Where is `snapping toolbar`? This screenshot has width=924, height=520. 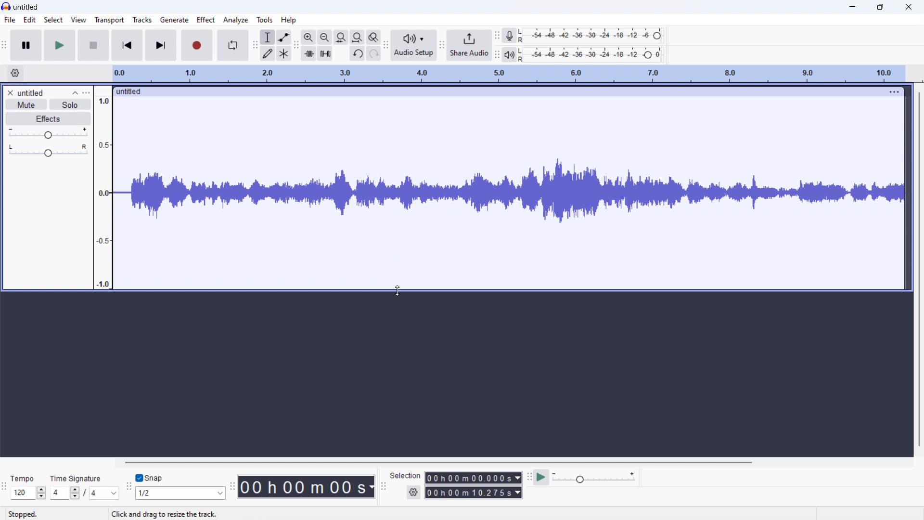 snapping toolbar is located at coordinates (128, 488).